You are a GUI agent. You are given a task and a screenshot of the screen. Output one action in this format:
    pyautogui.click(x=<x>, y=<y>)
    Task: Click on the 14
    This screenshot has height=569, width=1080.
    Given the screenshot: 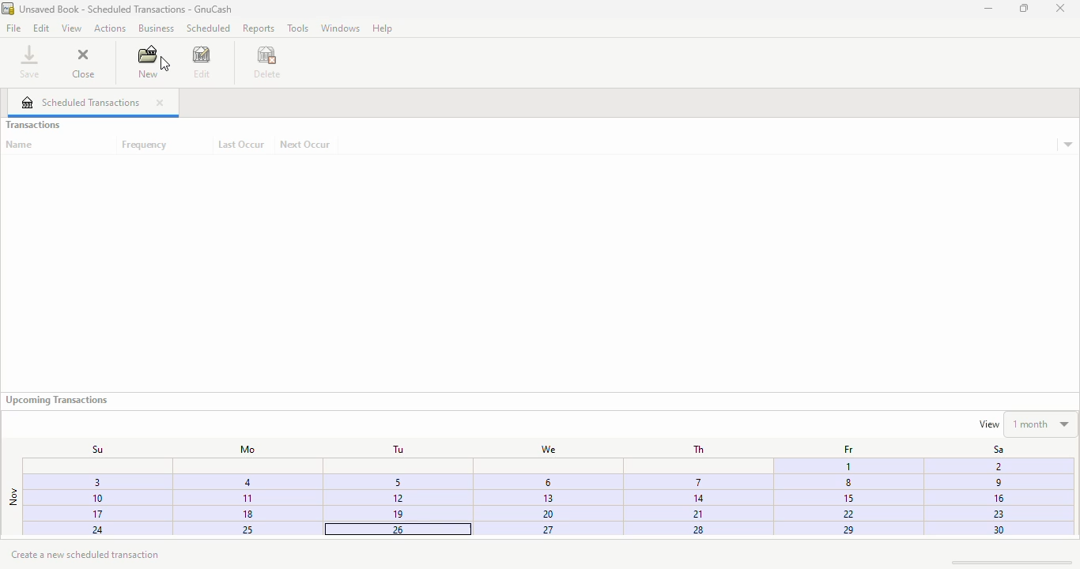 What is the action you would take?
    pyautogui.click(x=697, y=499)
    